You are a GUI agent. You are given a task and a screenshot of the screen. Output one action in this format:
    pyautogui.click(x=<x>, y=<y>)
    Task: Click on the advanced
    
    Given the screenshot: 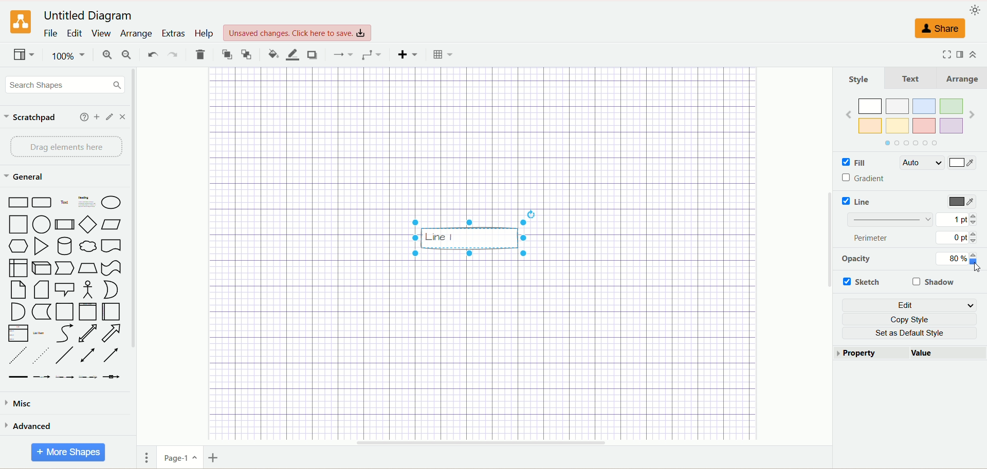 What is the action you would take?
    pyautogui.click(x=31, y=425)
    